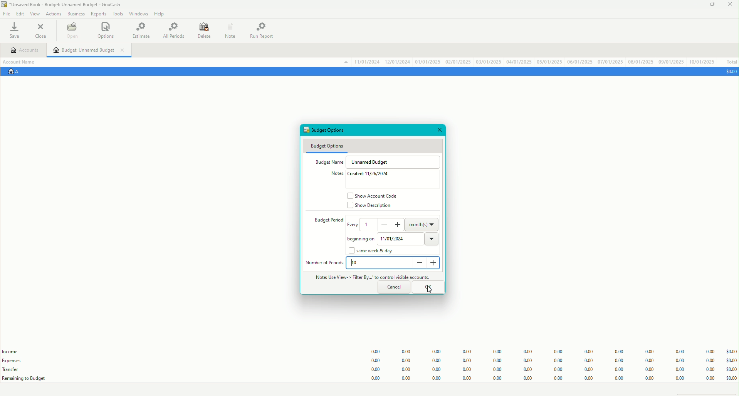 This screenshot has width=739, height=396. Describe the element at coordinates (353, 227) in the screenshot. I see `every` at that location.